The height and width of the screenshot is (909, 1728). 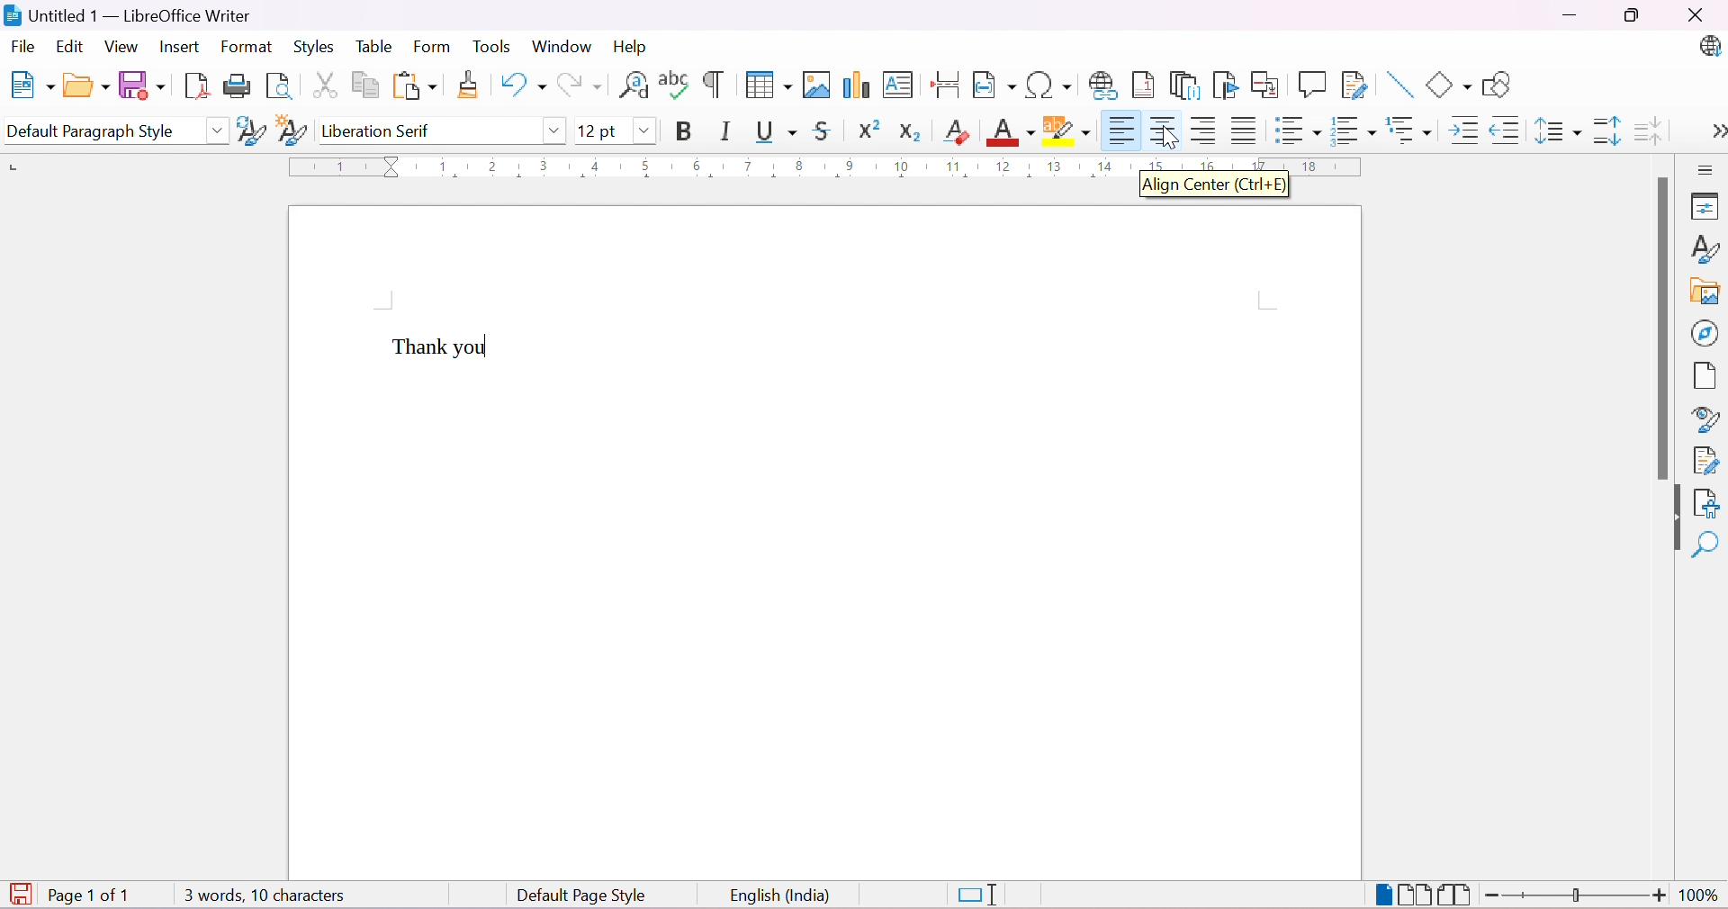 What do you see at coordinates (468, 85) in the screenshot?
I see `Clone Formatting` at bounding box center [468, 85].